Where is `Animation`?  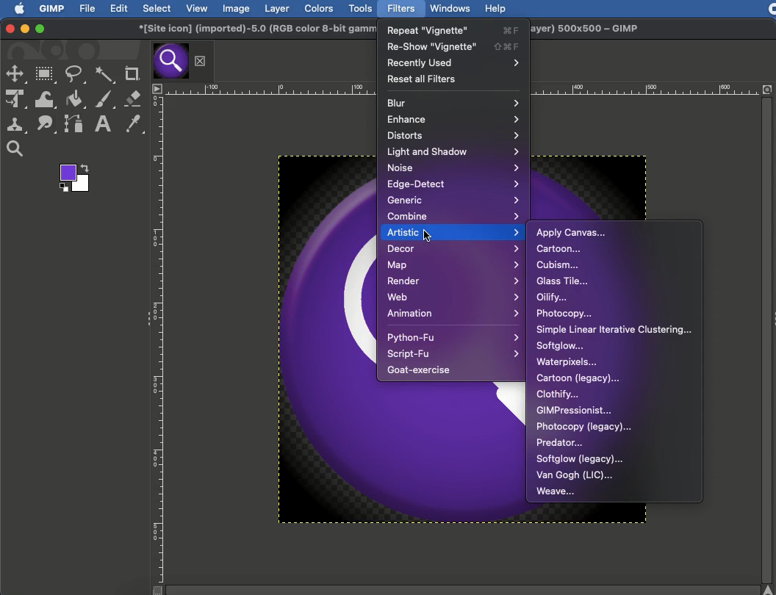
Animation is located at coordinates (451, 313).